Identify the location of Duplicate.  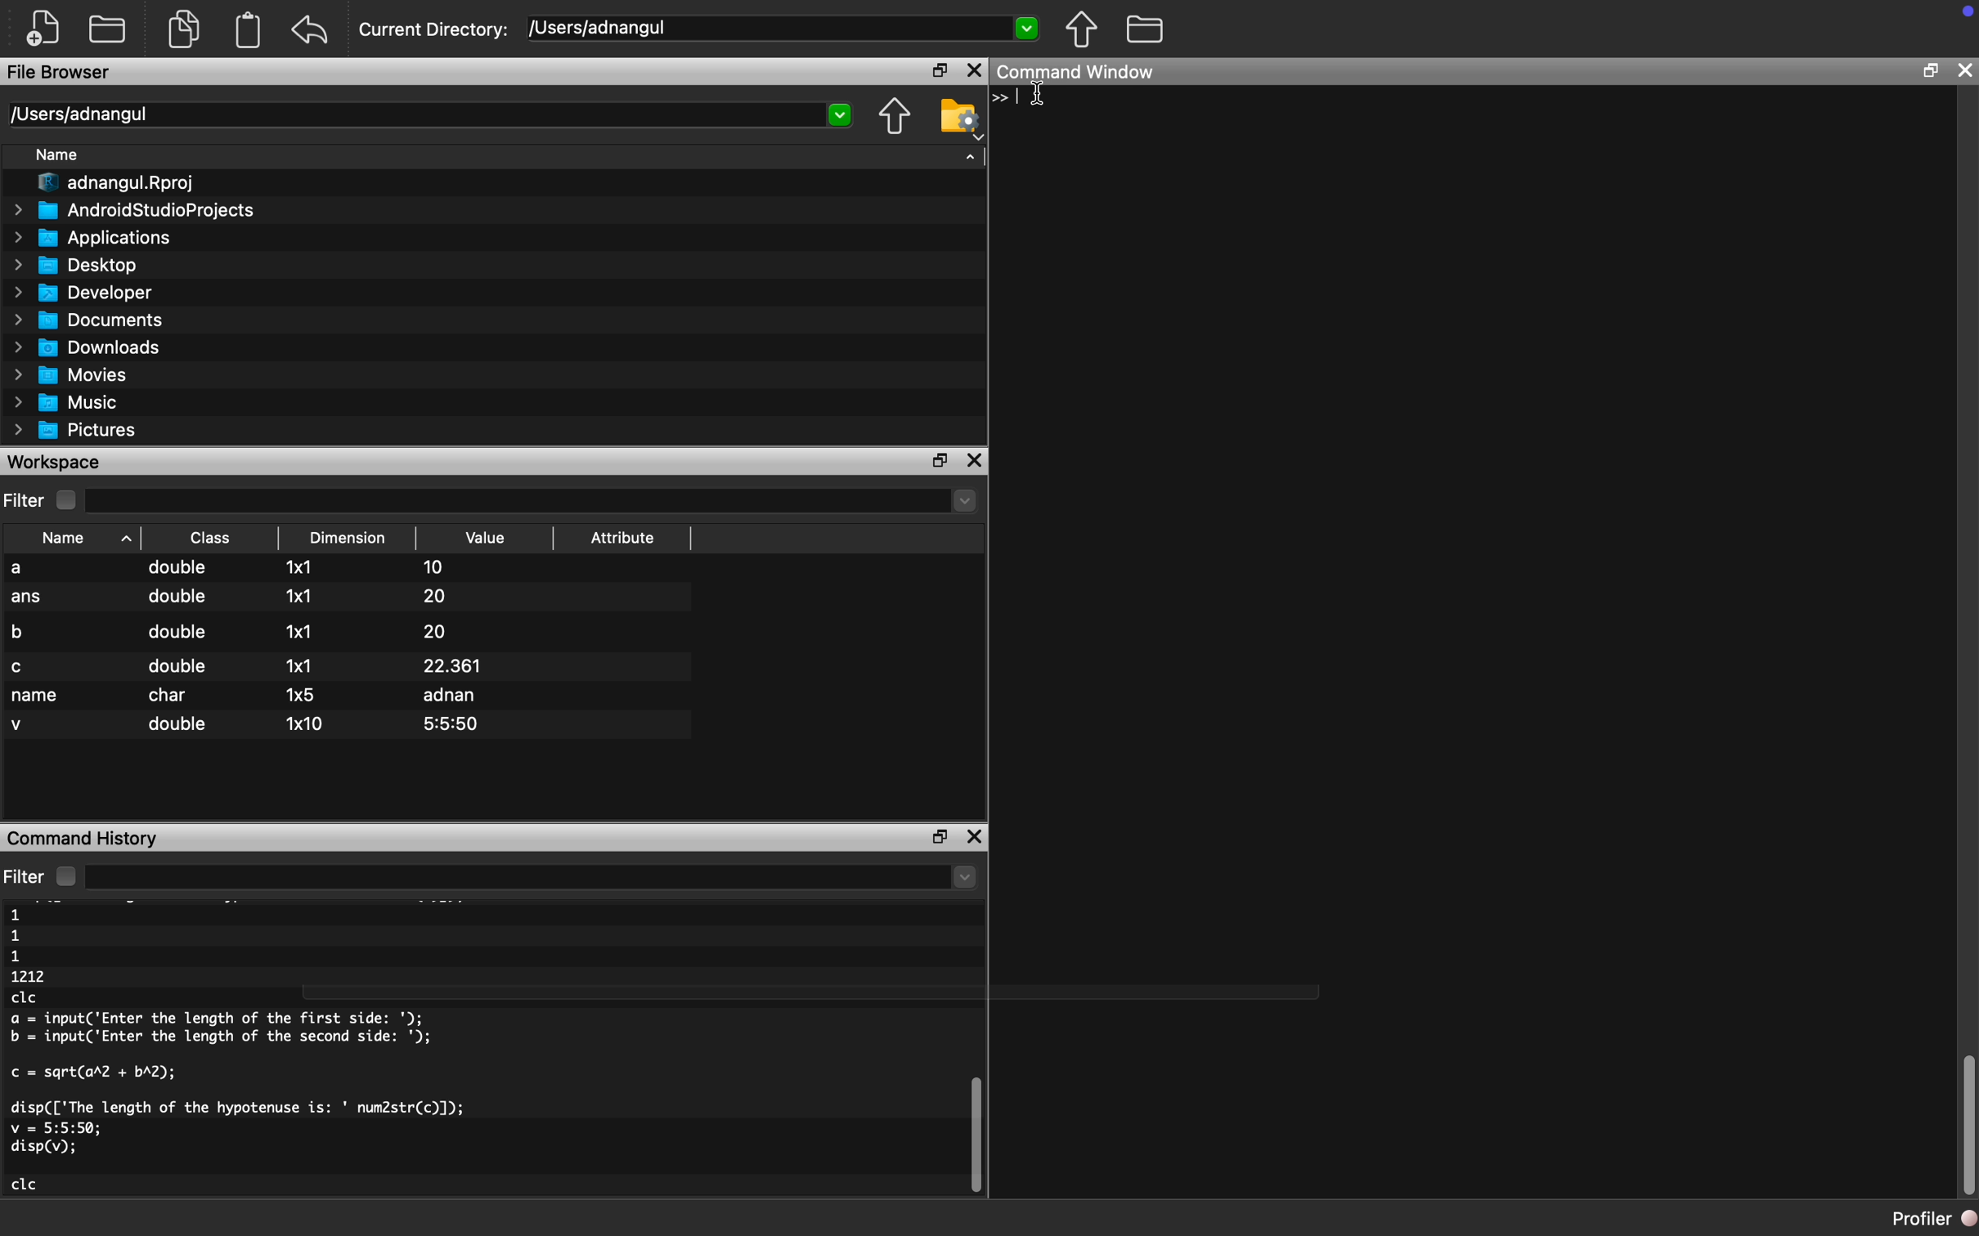
(182, 29).